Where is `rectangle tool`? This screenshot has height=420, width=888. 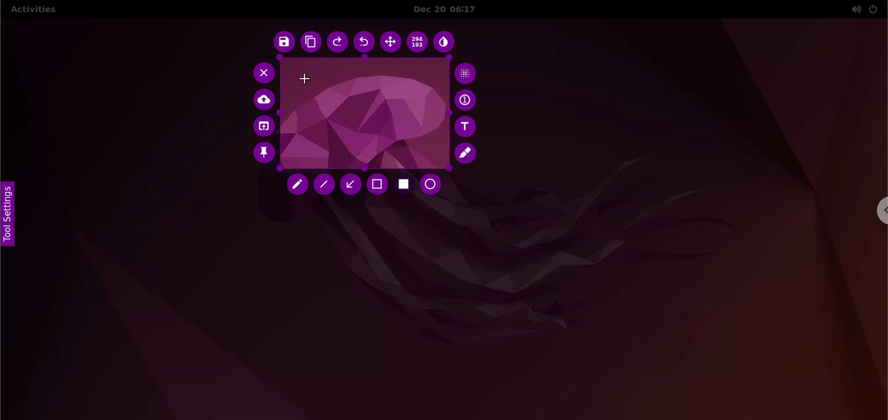
rectangle tool is located at coordinates (404, 186).